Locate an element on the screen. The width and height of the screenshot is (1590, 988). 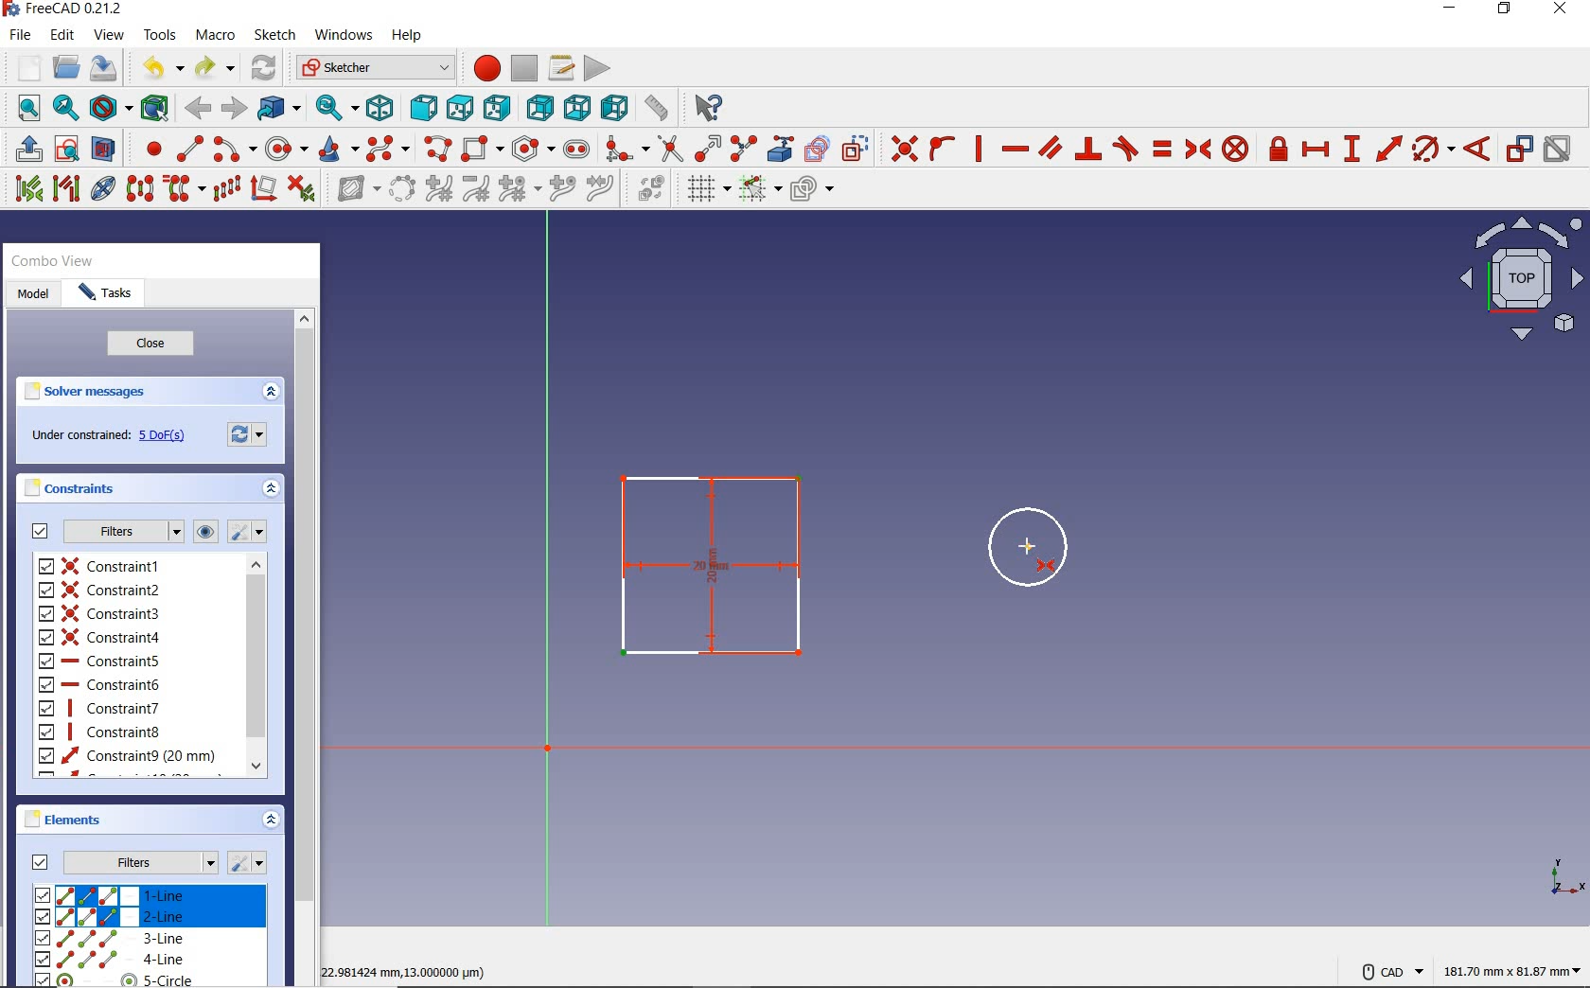
forward is located at coordinates (236, 108).